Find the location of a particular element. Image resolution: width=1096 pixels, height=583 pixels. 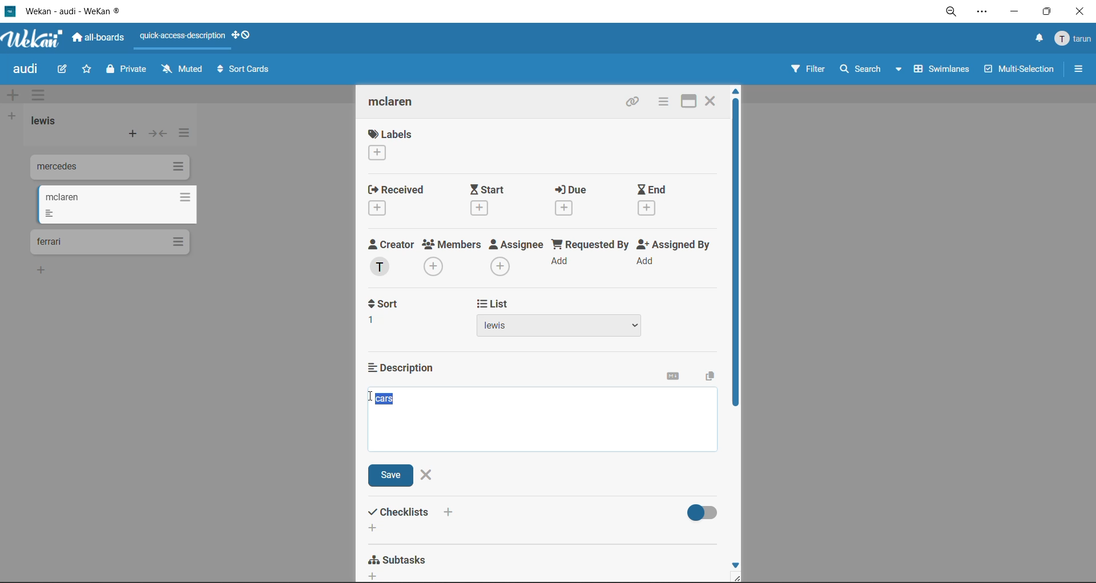

add swimlane is located at coordinates (15, 95).